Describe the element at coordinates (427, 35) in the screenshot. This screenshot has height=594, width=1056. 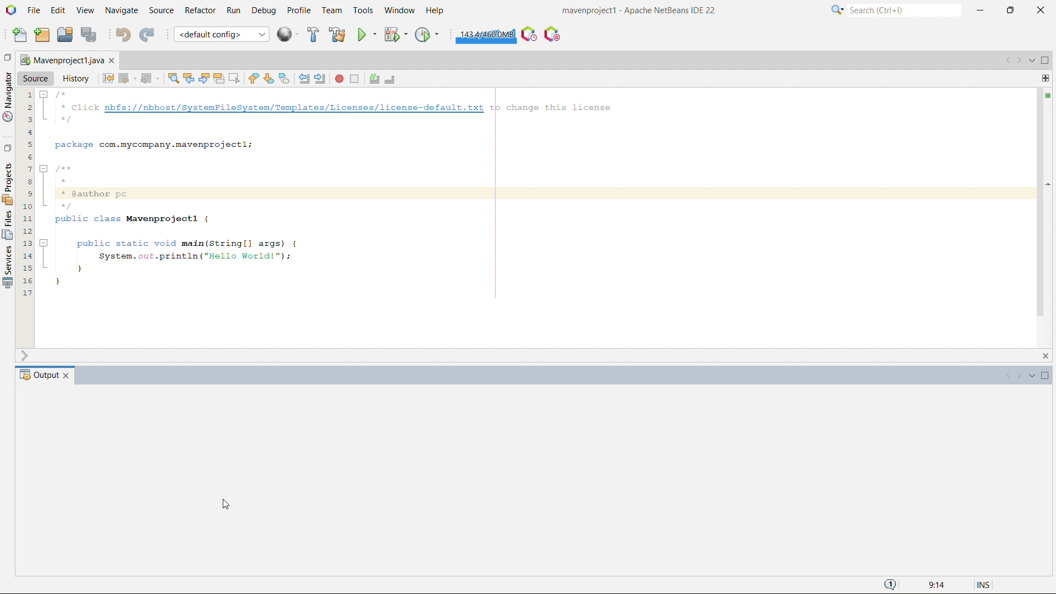
I see `profile project` at that location.